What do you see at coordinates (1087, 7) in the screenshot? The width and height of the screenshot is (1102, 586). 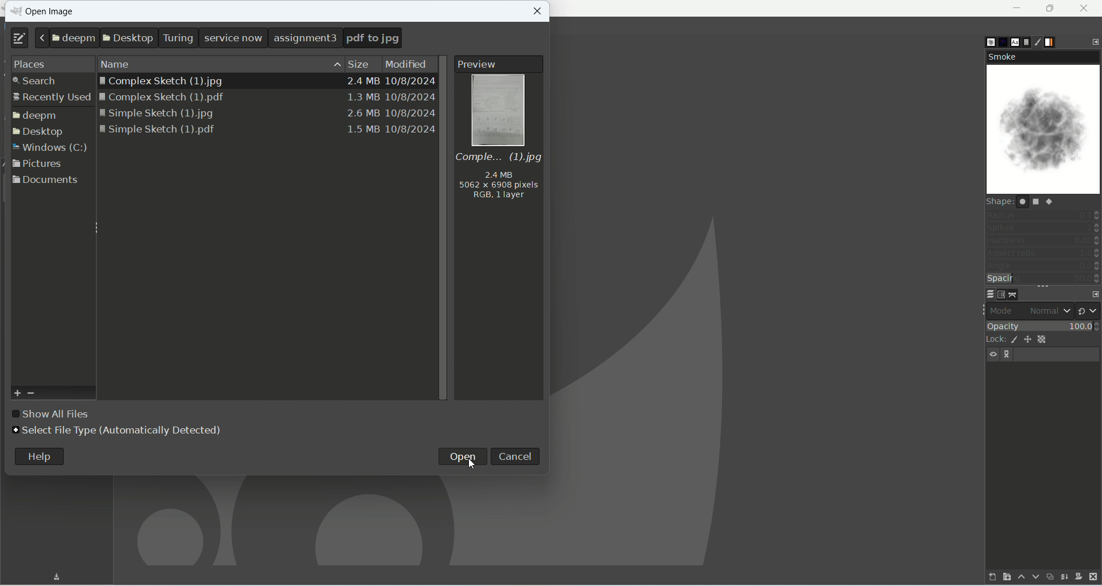 I see `close` at bounding box center [1087, 7].